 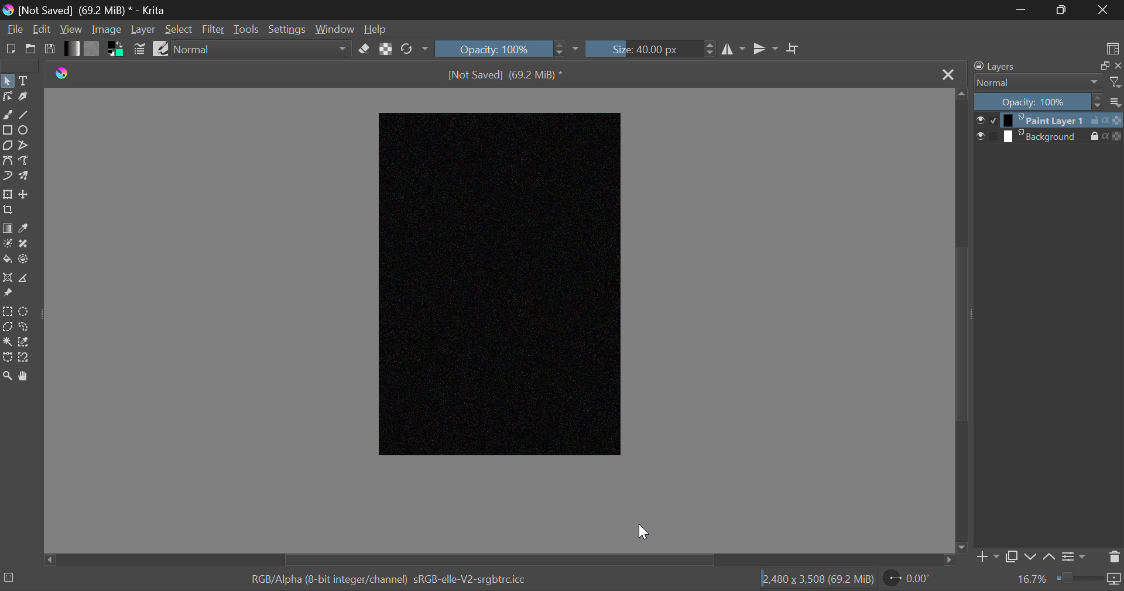 I want to click on Brush Presets, so click(x=160, y=48).